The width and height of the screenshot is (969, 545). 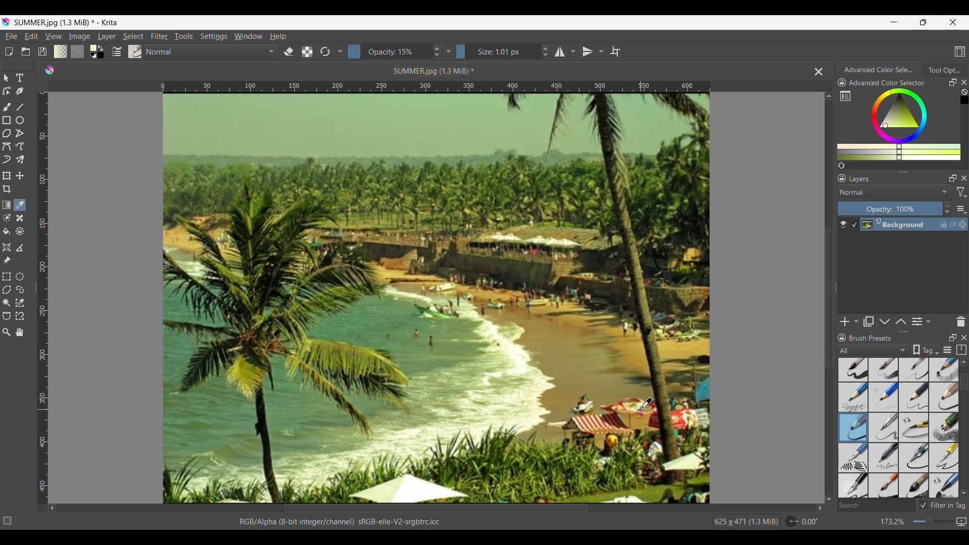 I want to click on Increase/Decrease size, so click(x=546, y=51).